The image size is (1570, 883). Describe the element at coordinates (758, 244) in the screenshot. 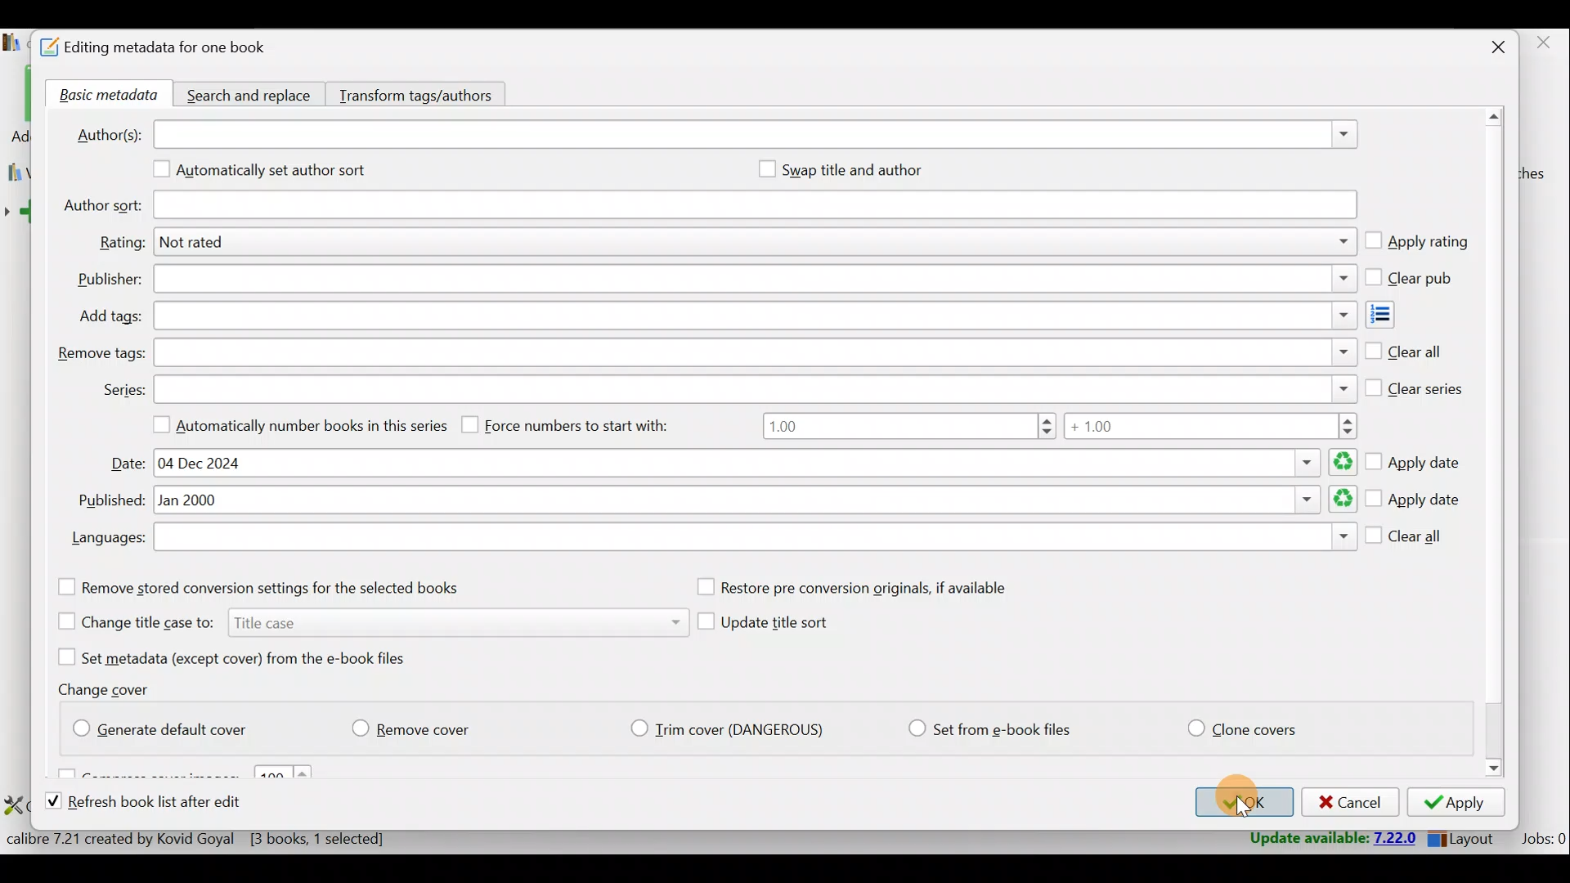

I see `Rating` at that location.